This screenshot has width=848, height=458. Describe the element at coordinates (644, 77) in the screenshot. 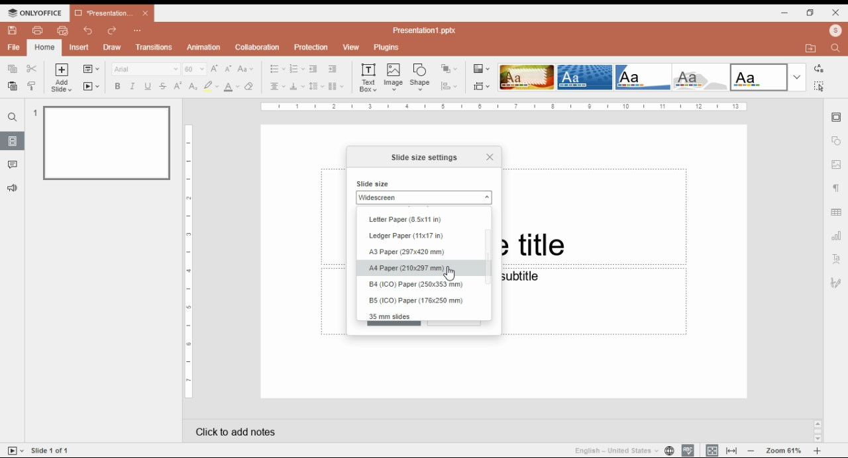

I see `slide them option` at that location.